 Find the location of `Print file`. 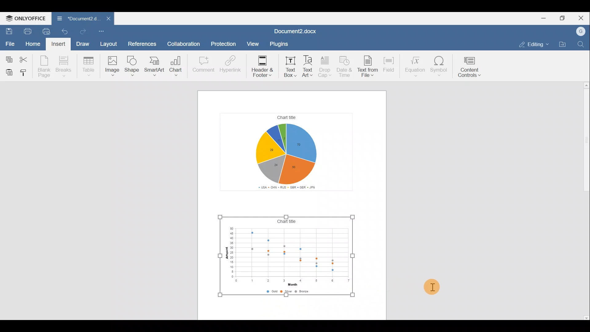

Print file is located at coordinates (25, 31).